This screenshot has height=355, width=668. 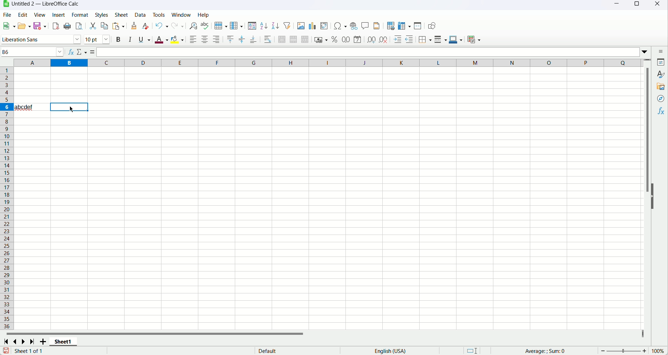 What do you see at coordinates (267, 350) in the screenshot?
I see `default` at bounding box center [267, 350].